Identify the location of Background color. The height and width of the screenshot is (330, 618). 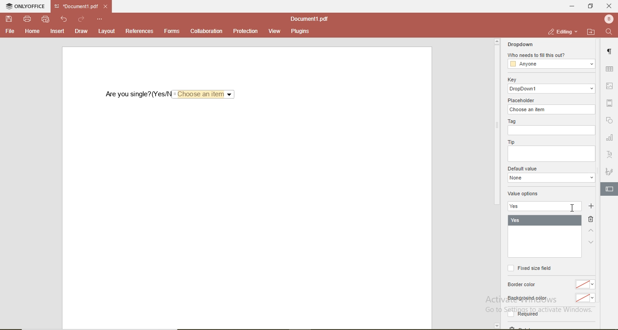
(526, 298).